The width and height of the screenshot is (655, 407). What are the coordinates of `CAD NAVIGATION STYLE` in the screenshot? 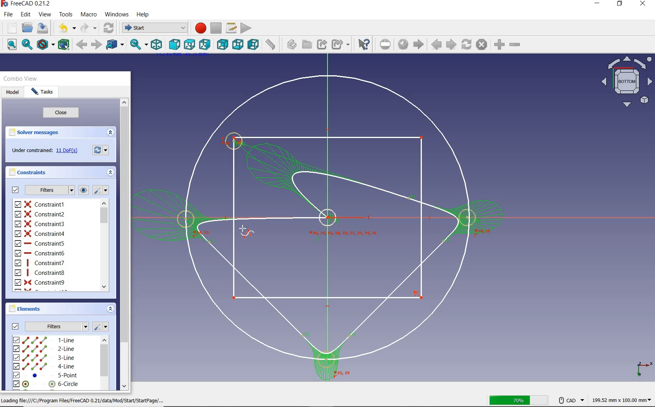 It's located at (572, 400).